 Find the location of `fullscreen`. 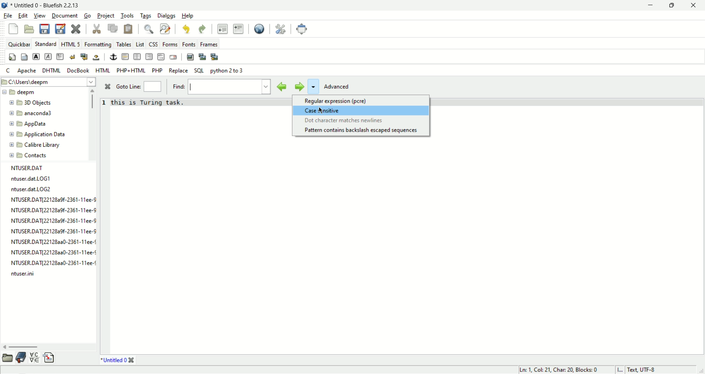

fullscreen is located at coordinates (302, 29).